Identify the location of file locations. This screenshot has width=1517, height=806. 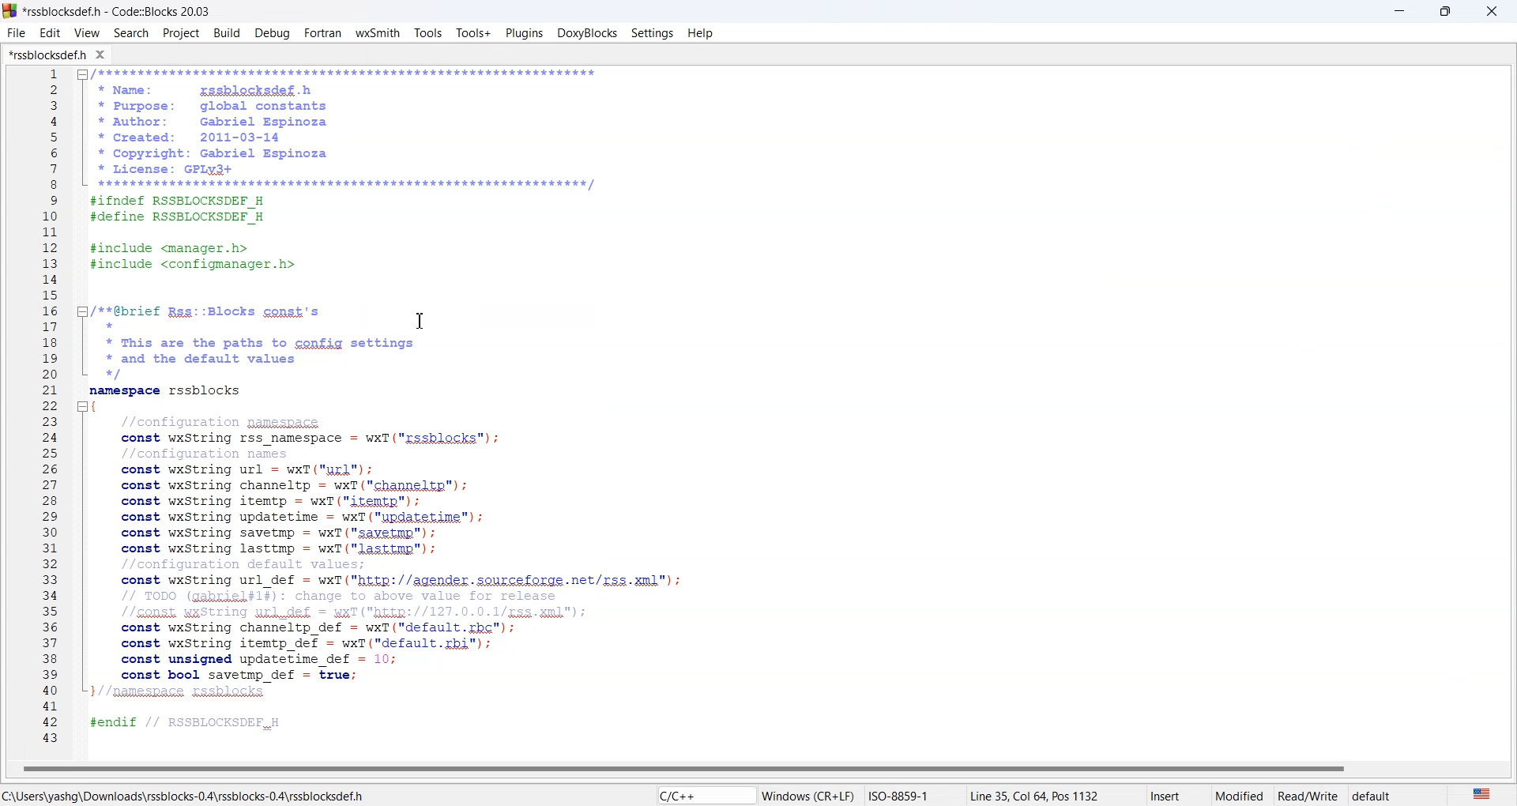
(204, 794).